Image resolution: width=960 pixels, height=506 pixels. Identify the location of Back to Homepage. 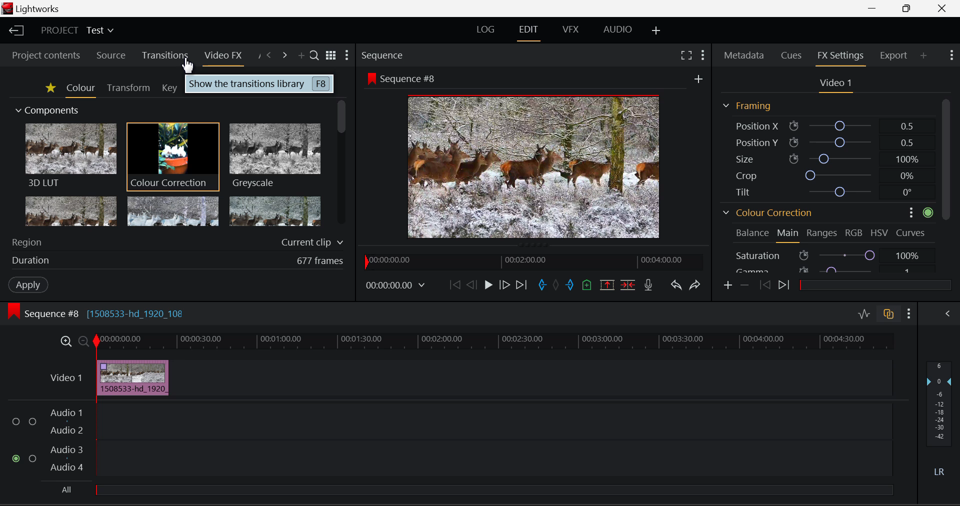
(15, 31).